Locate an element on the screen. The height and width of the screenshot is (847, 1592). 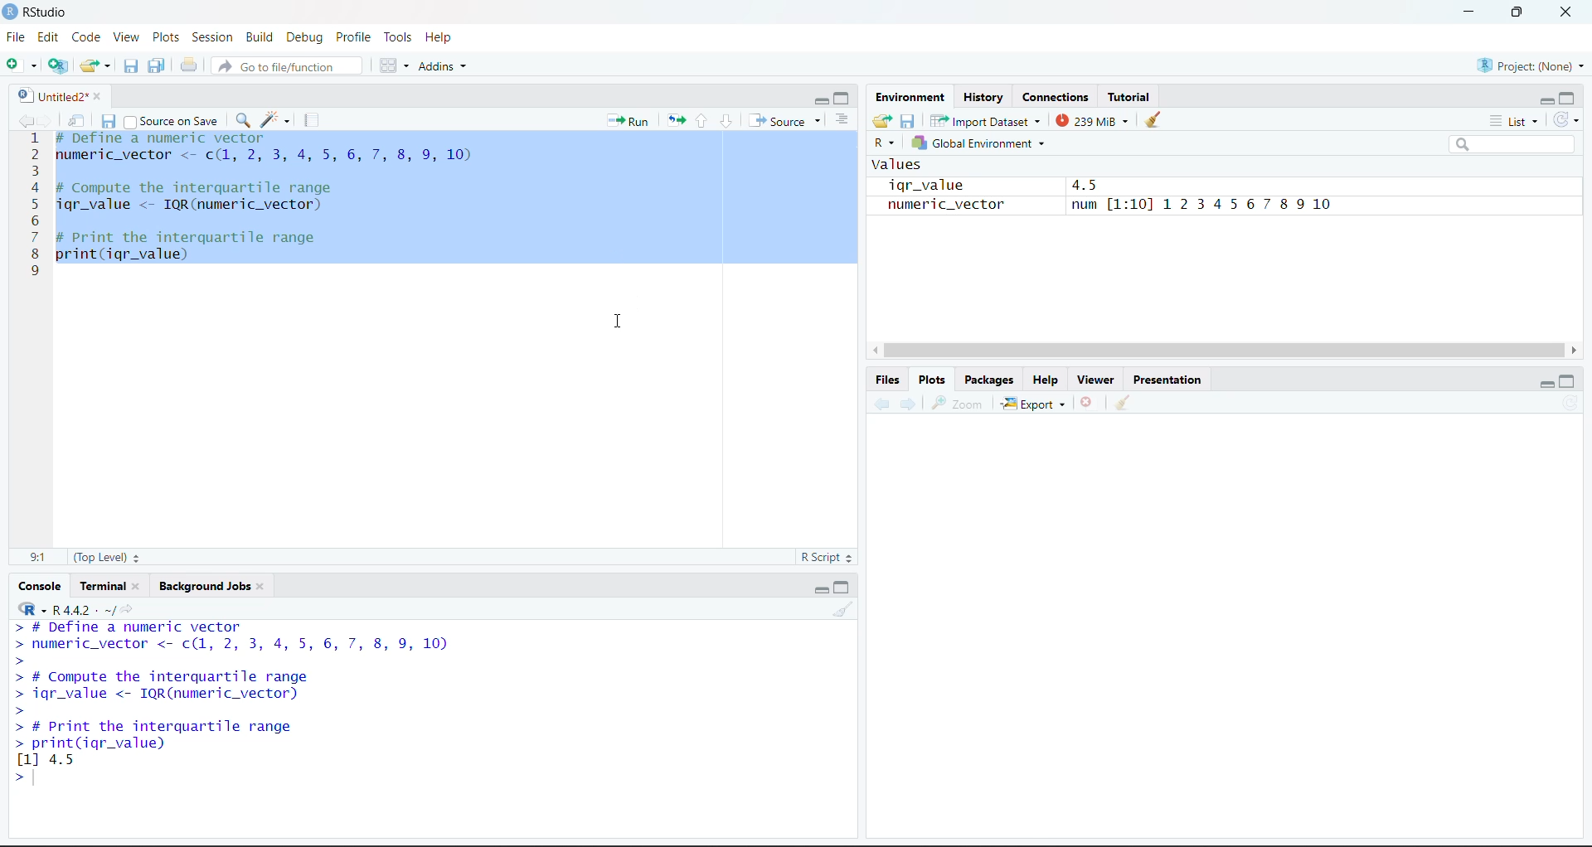
Connections is located at coordinates (1056, 98).